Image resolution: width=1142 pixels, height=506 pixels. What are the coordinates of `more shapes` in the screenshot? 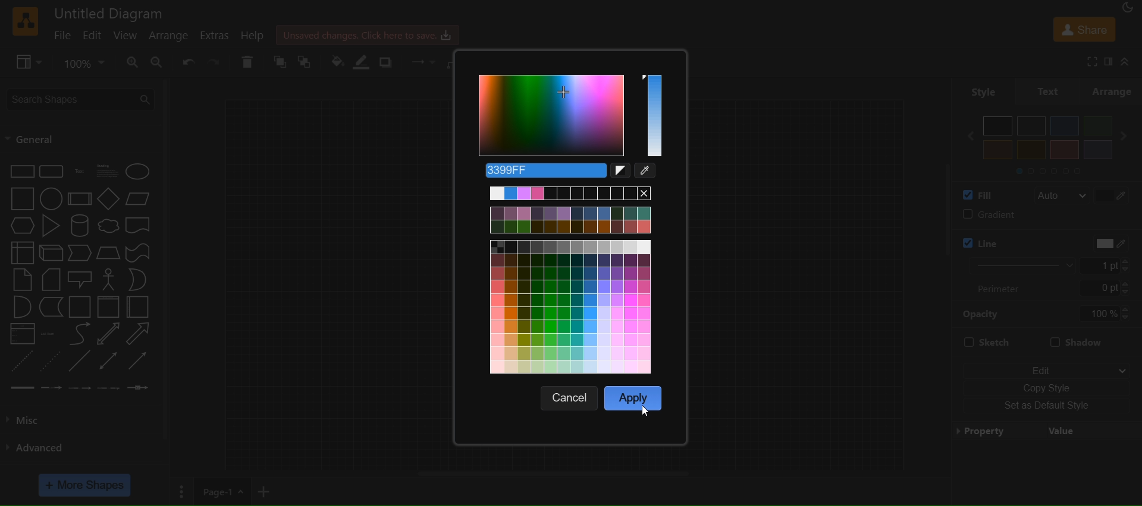 It's located at (86, 485).